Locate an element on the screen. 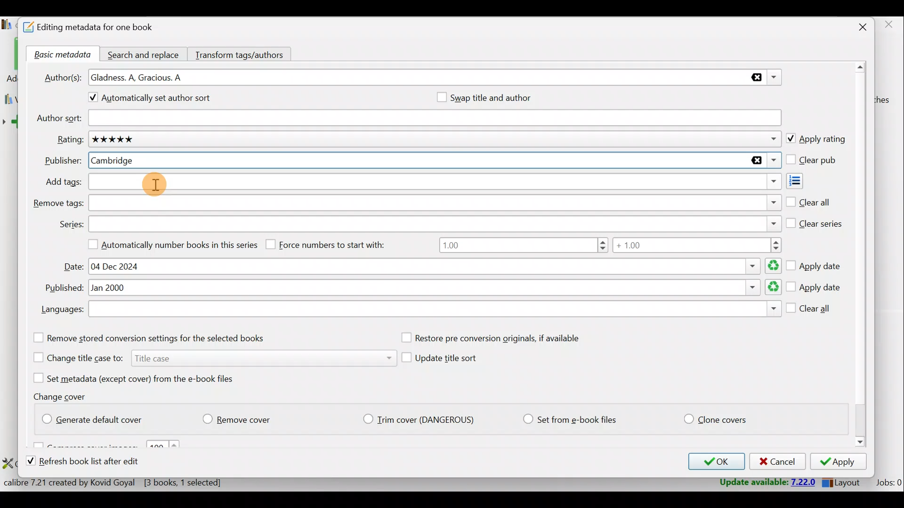  Publisher: is located at coordinates (63, 161).